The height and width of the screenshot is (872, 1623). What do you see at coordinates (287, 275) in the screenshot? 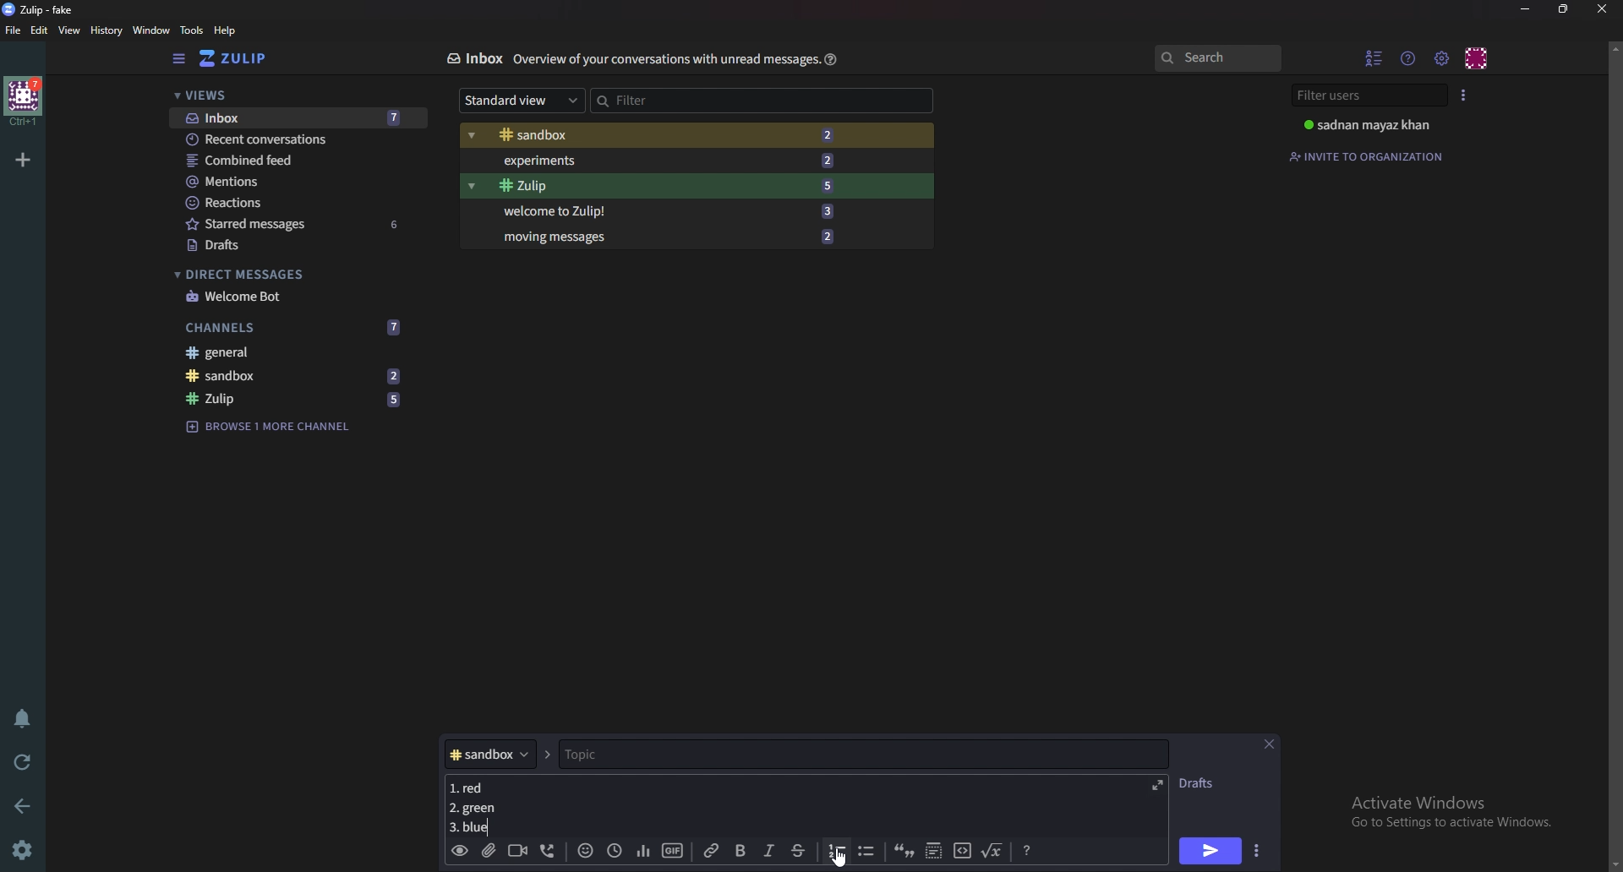
I see `Direct messages` at bounding box center [287, 275].